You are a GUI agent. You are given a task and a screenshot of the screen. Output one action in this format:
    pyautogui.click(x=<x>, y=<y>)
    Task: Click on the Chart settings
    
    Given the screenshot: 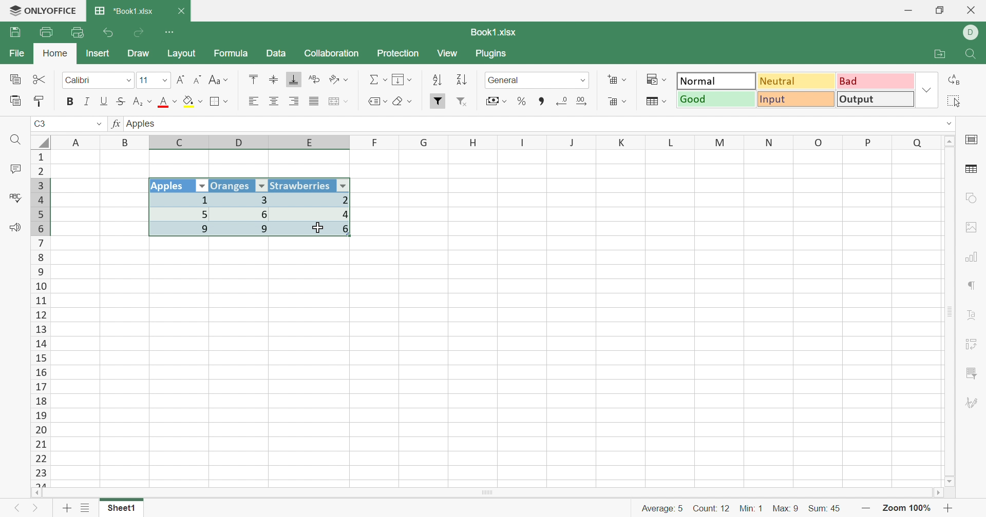 What is the action you would take?
    pyautogui.click(x=975, y=256)
    